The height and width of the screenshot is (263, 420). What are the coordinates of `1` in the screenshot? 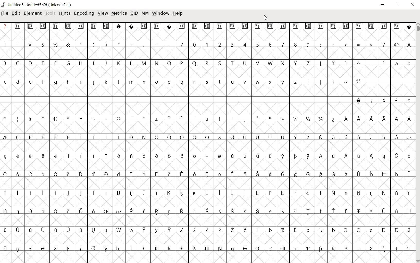 It's located at (207, 44).